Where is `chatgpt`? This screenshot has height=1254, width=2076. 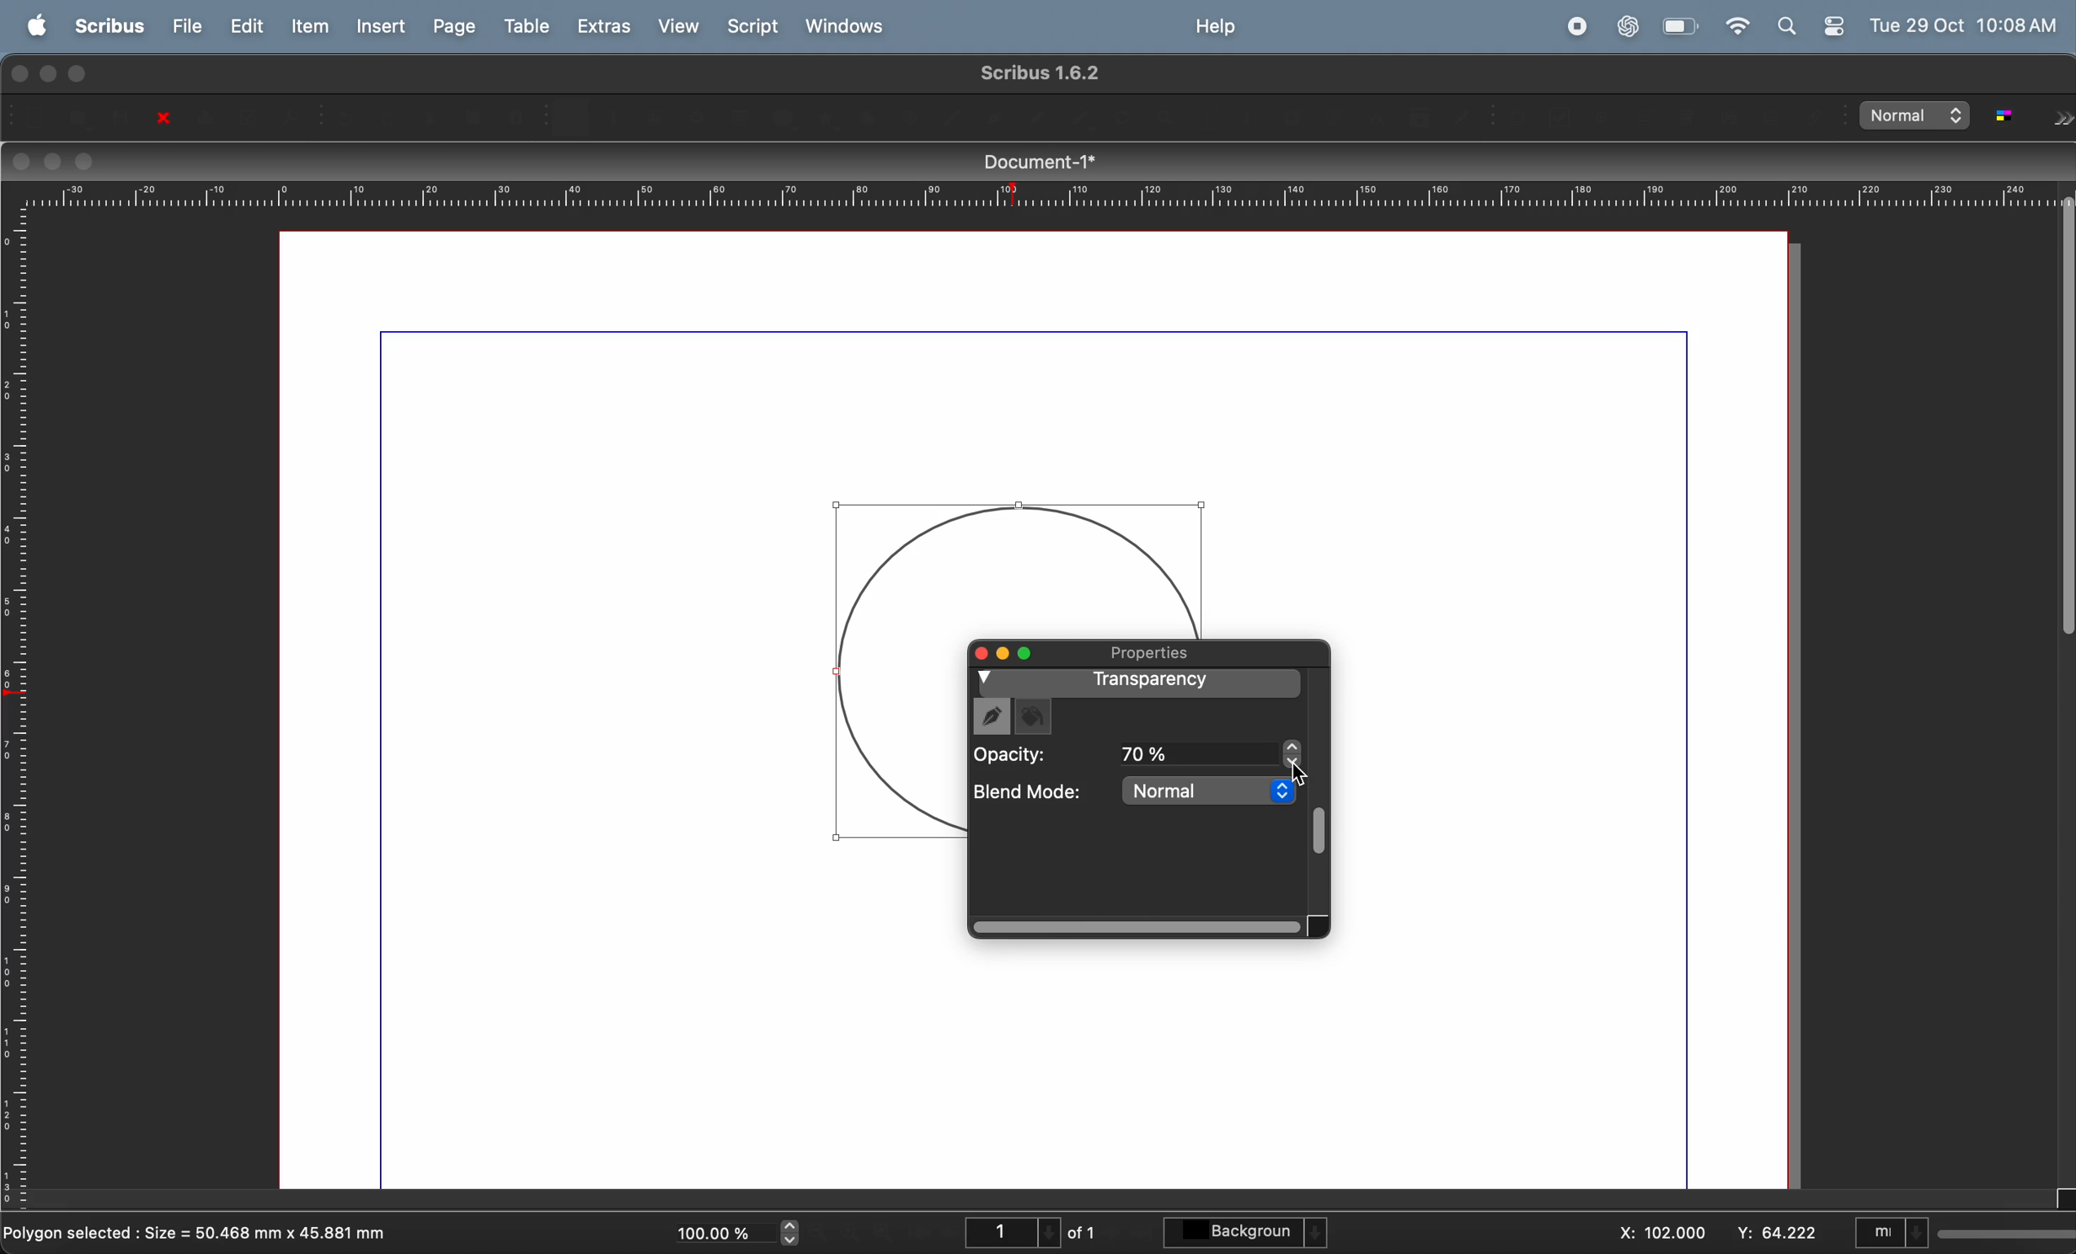
chatgpt is located at coordinates (1628, 27).